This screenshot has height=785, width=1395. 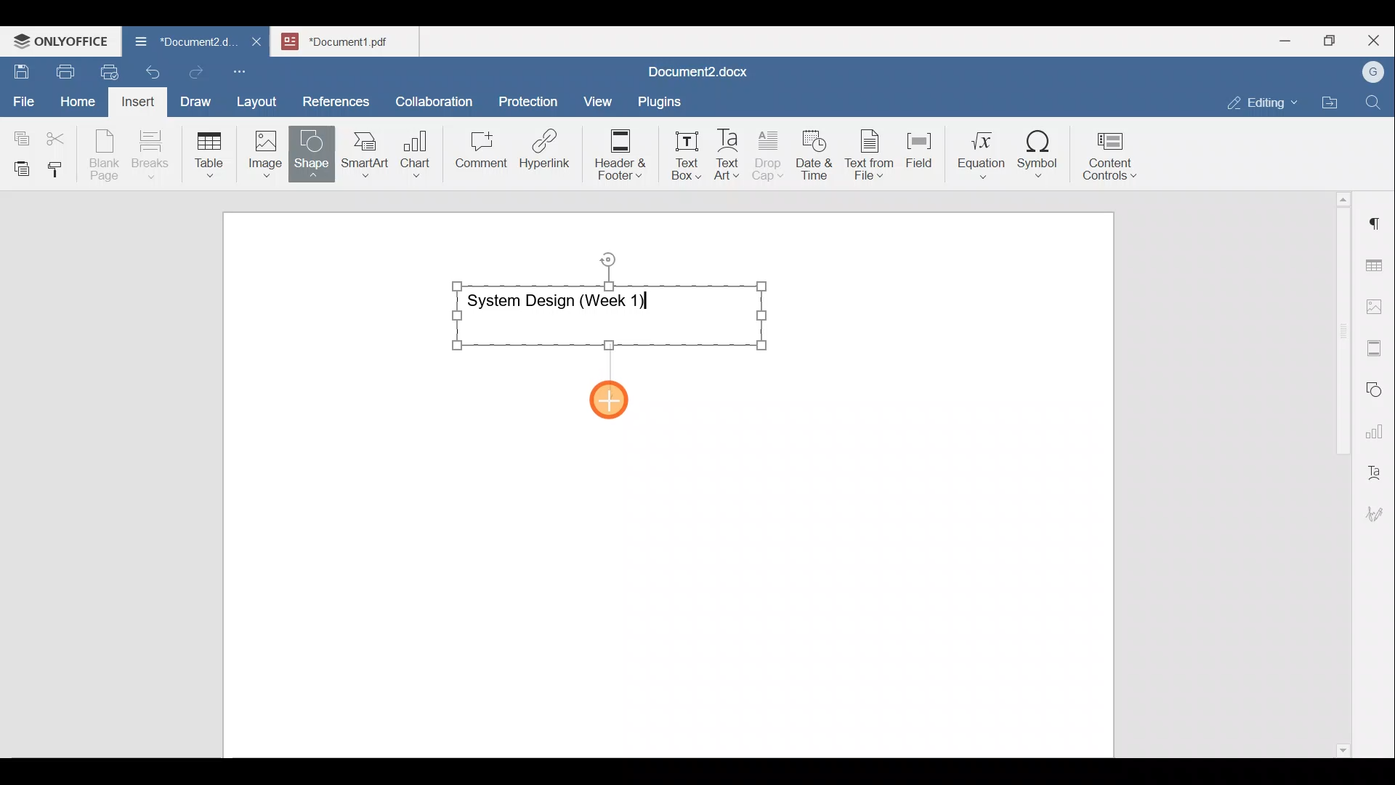 What do you see at coordinates (1333, 104) in the screenshot?
I see `Open file location` at bounding box center [1333, 104].